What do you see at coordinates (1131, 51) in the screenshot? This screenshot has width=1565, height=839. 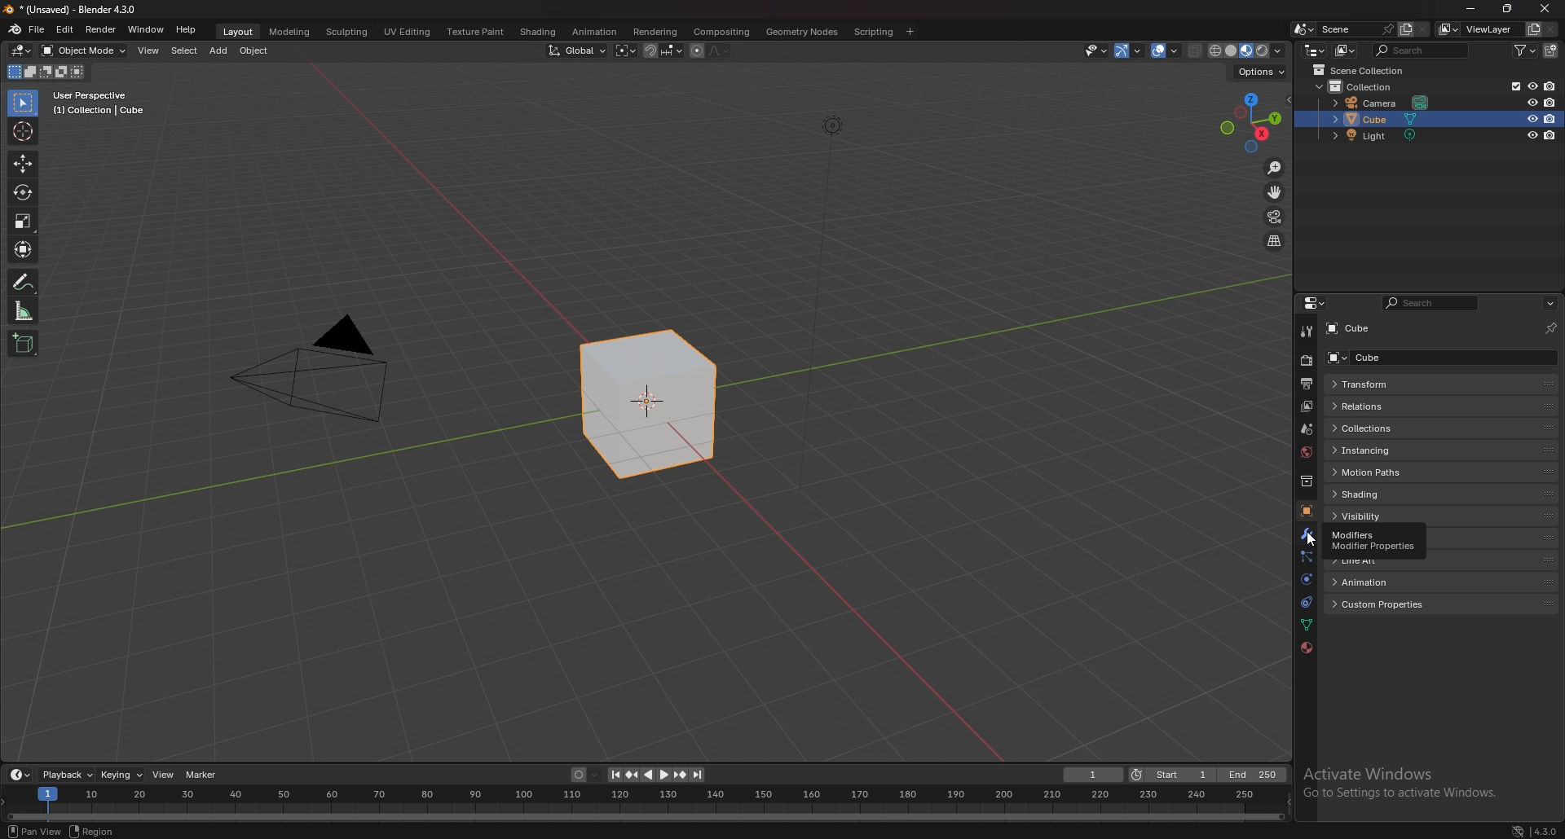 I see `gizmo` at bounding box center [1131, 51].